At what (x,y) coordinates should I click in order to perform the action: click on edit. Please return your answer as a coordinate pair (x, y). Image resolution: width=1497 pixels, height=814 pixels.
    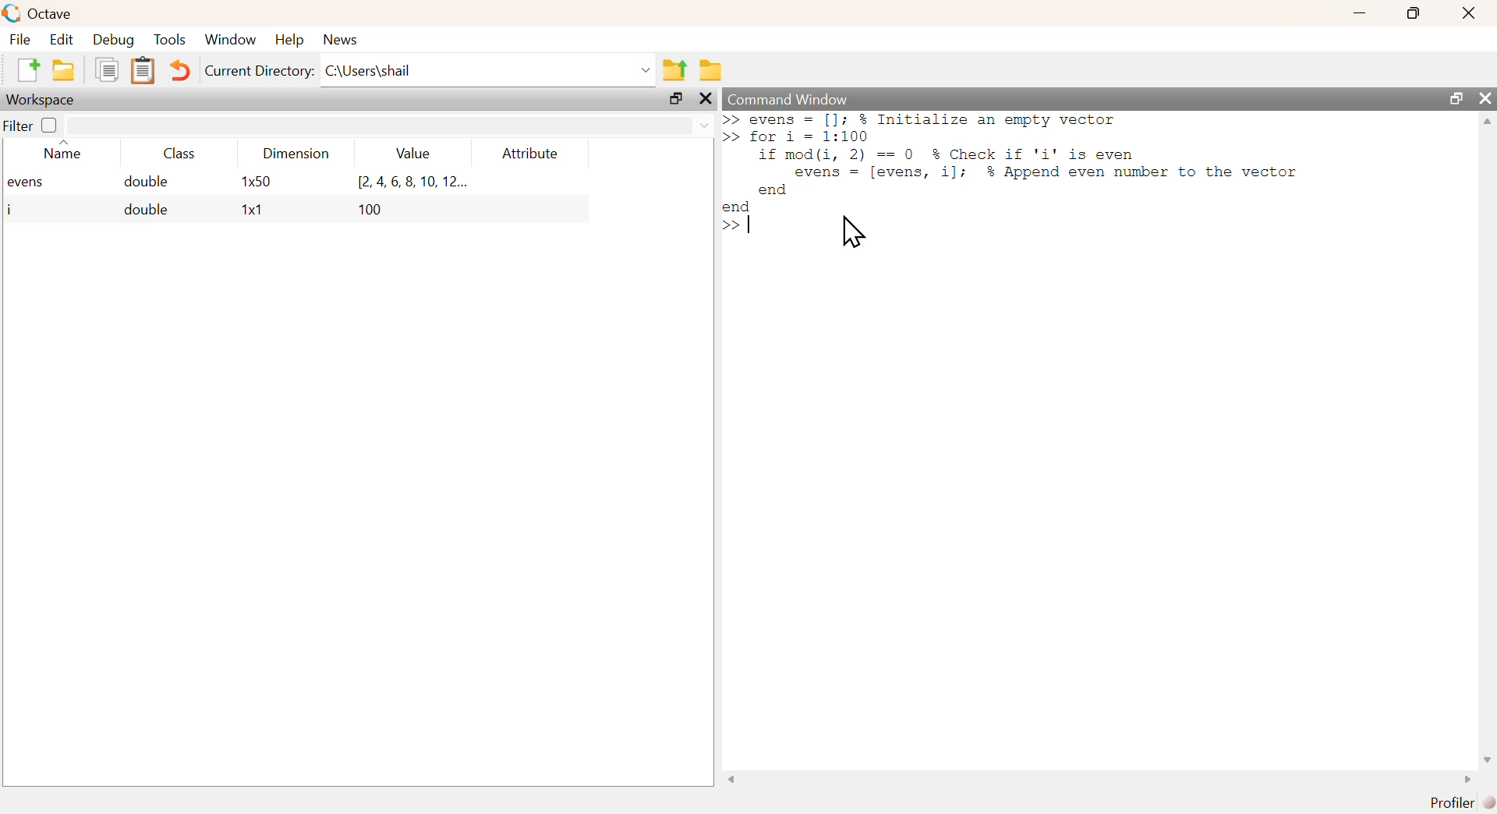
    Looking at the image, I should click on (60, 41).